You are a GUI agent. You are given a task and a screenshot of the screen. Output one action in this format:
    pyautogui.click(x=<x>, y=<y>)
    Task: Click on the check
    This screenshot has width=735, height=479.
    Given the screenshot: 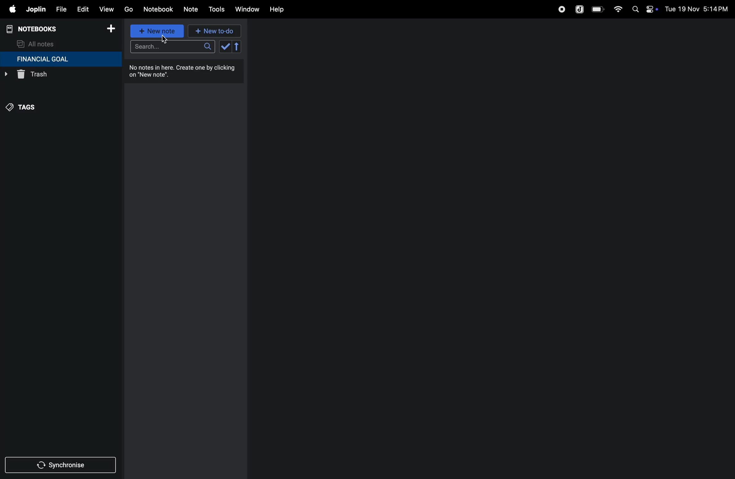 What is the action you would take?
    pyautogui.click(x=225, y=47)
    